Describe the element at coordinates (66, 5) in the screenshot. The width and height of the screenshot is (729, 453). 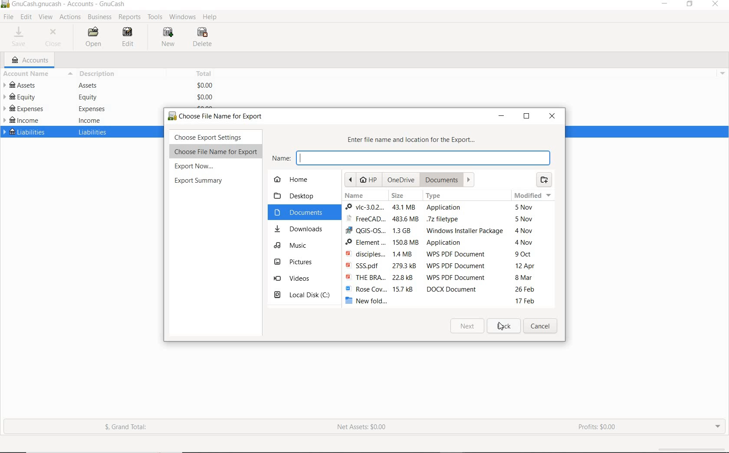
I see `SYSTEM NAME` at that location.